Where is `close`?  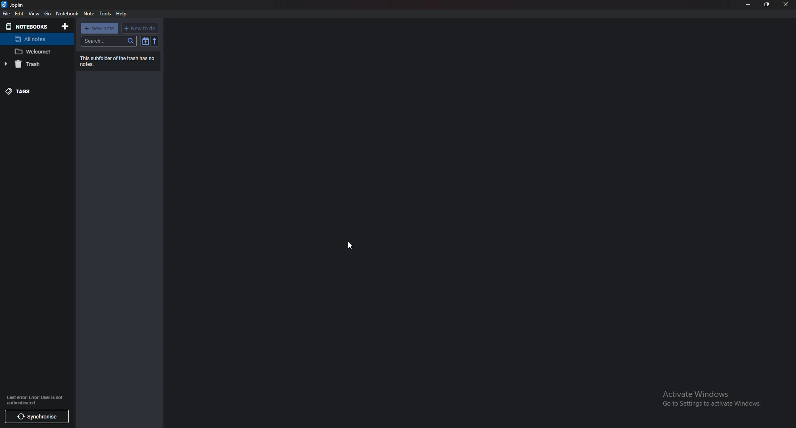 close is located at coordinates (785, 5).